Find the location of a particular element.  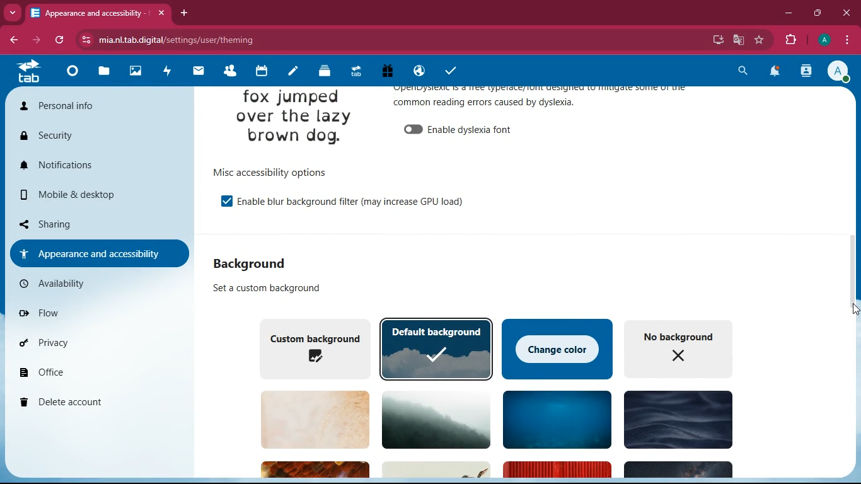

background is located at coordinates (554, 419).